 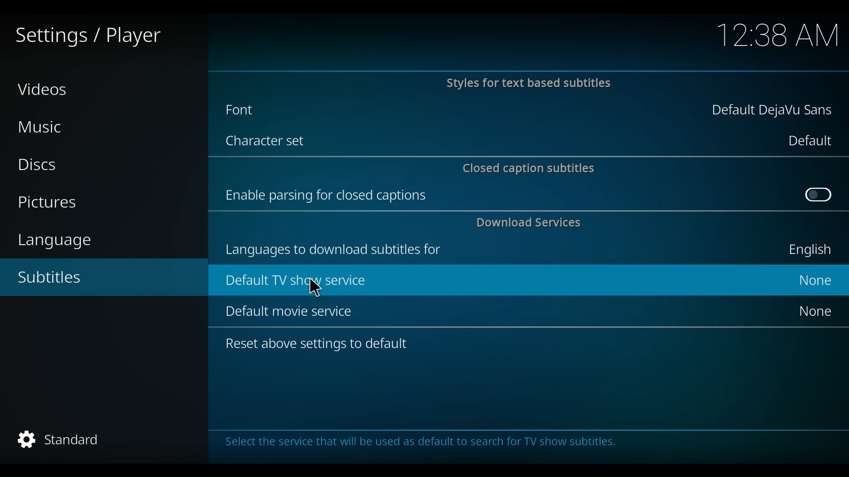 I want to click on Character set, so click(x=268, y=142).